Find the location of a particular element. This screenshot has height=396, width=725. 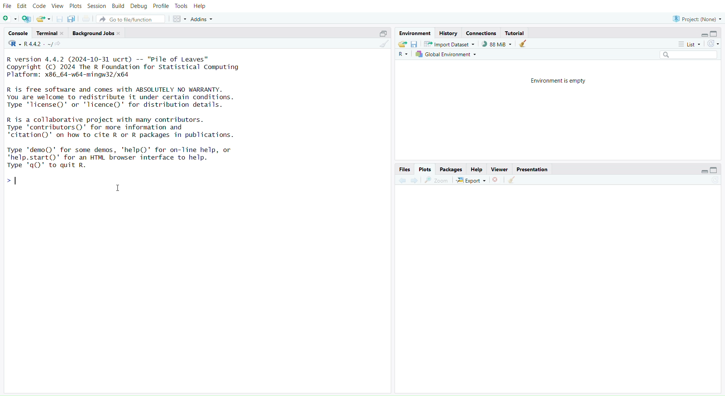

print current file is located at coordinates (86, 18).